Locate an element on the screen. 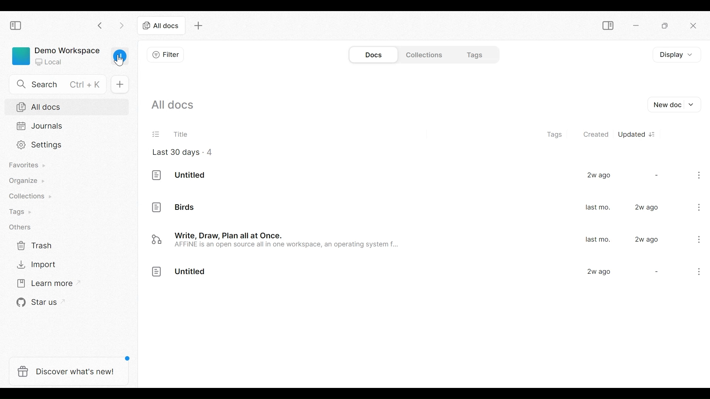 Image resolution: width=710 pixels, height=399 pixels. minimize is located at coordinates (637, 25).